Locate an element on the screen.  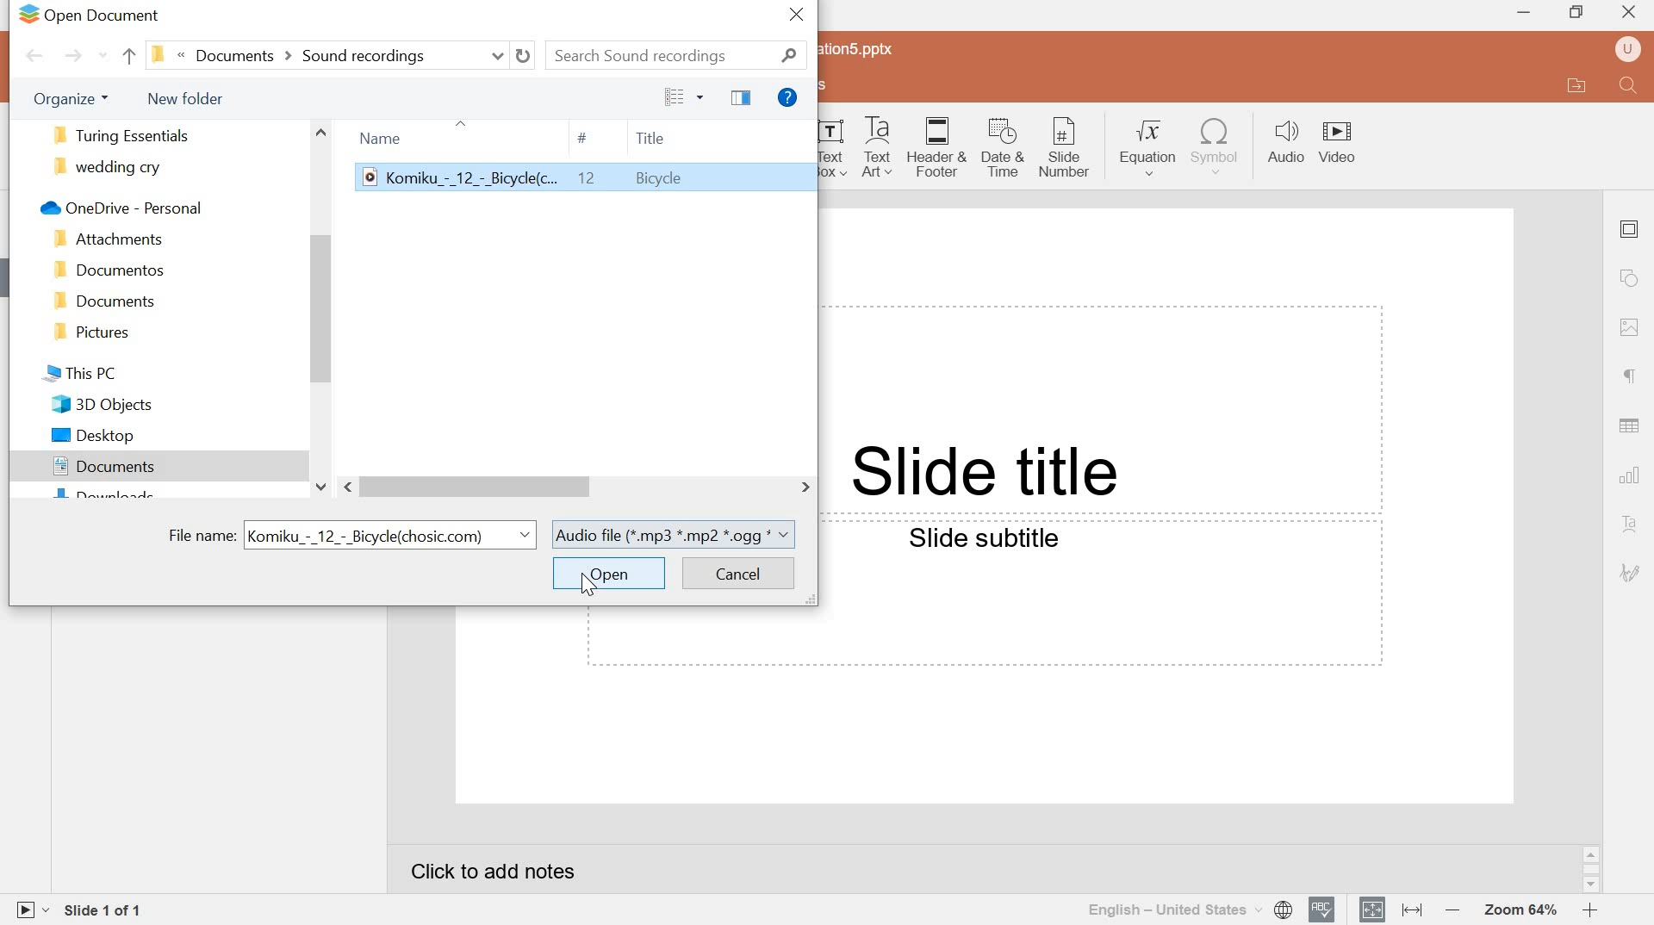
Presentation5.pptx is located at coordinates (861, 48).